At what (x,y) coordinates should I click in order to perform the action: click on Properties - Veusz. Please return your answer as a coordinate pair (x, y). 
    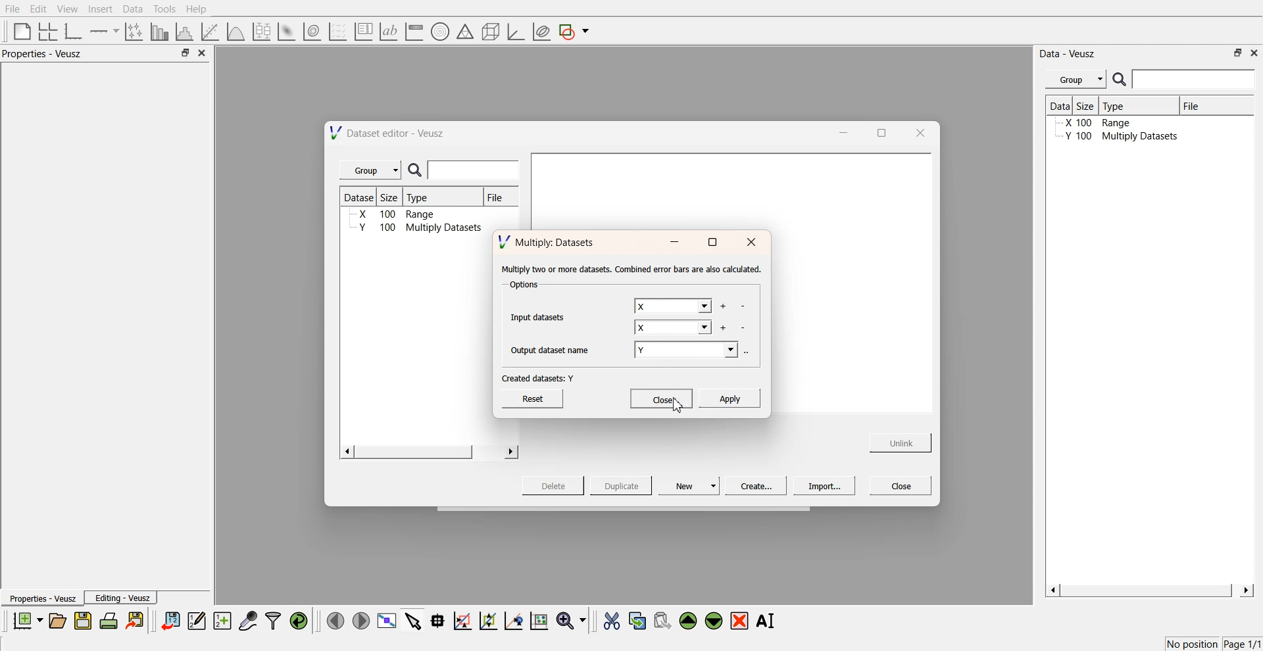
    Looking at the image, I should click on (45, 54).